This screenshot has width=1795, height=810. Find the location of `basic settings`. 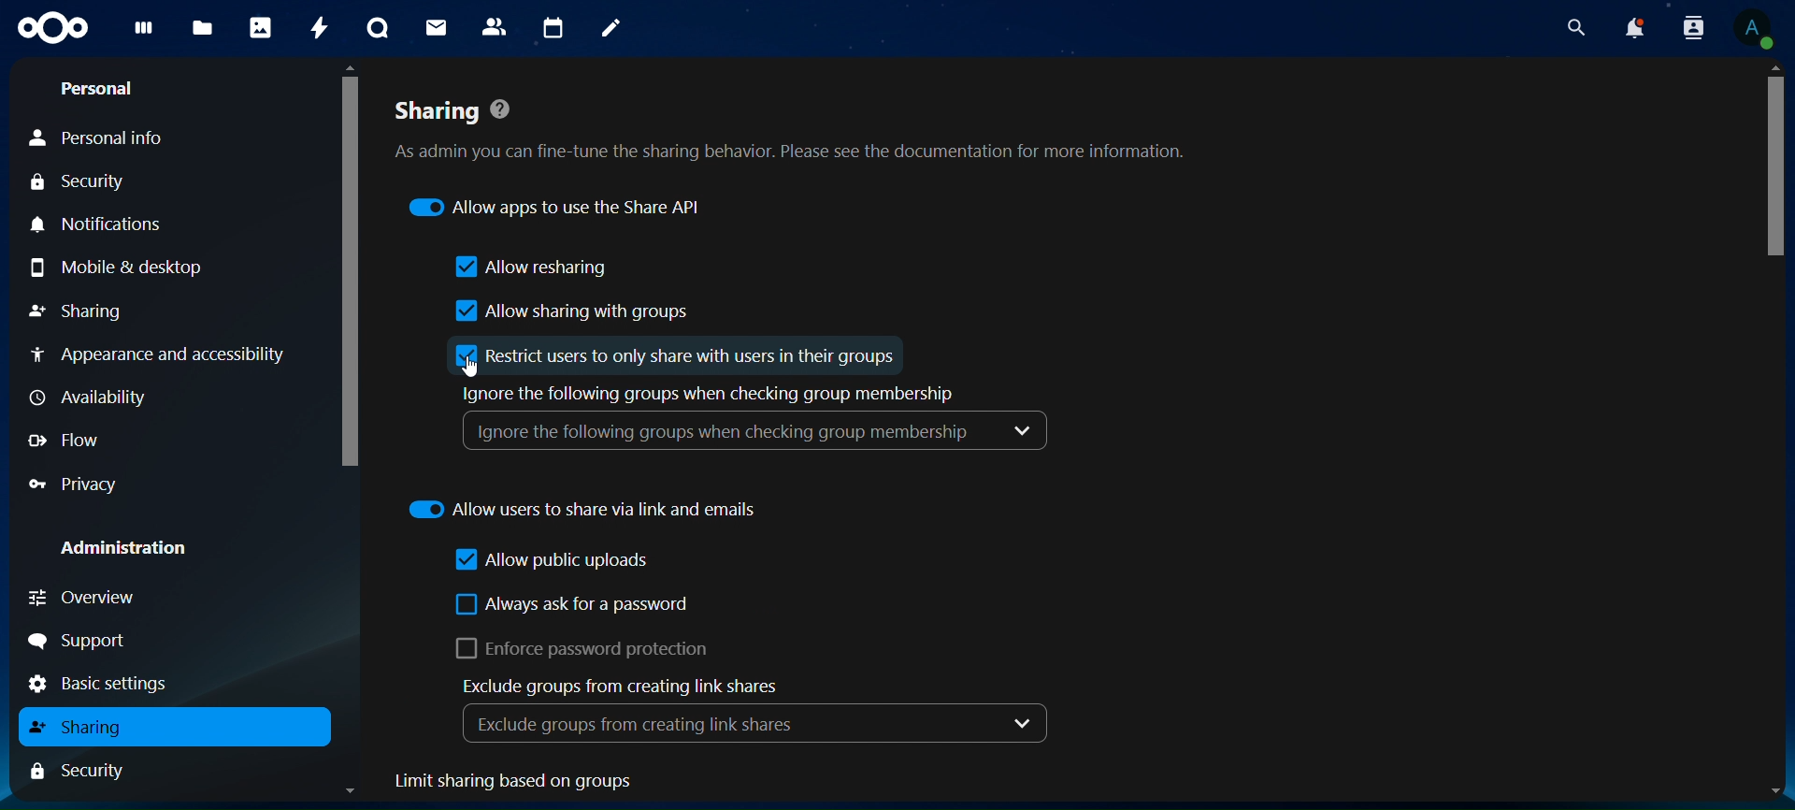

basic settings is located at coordinates (101, 685).